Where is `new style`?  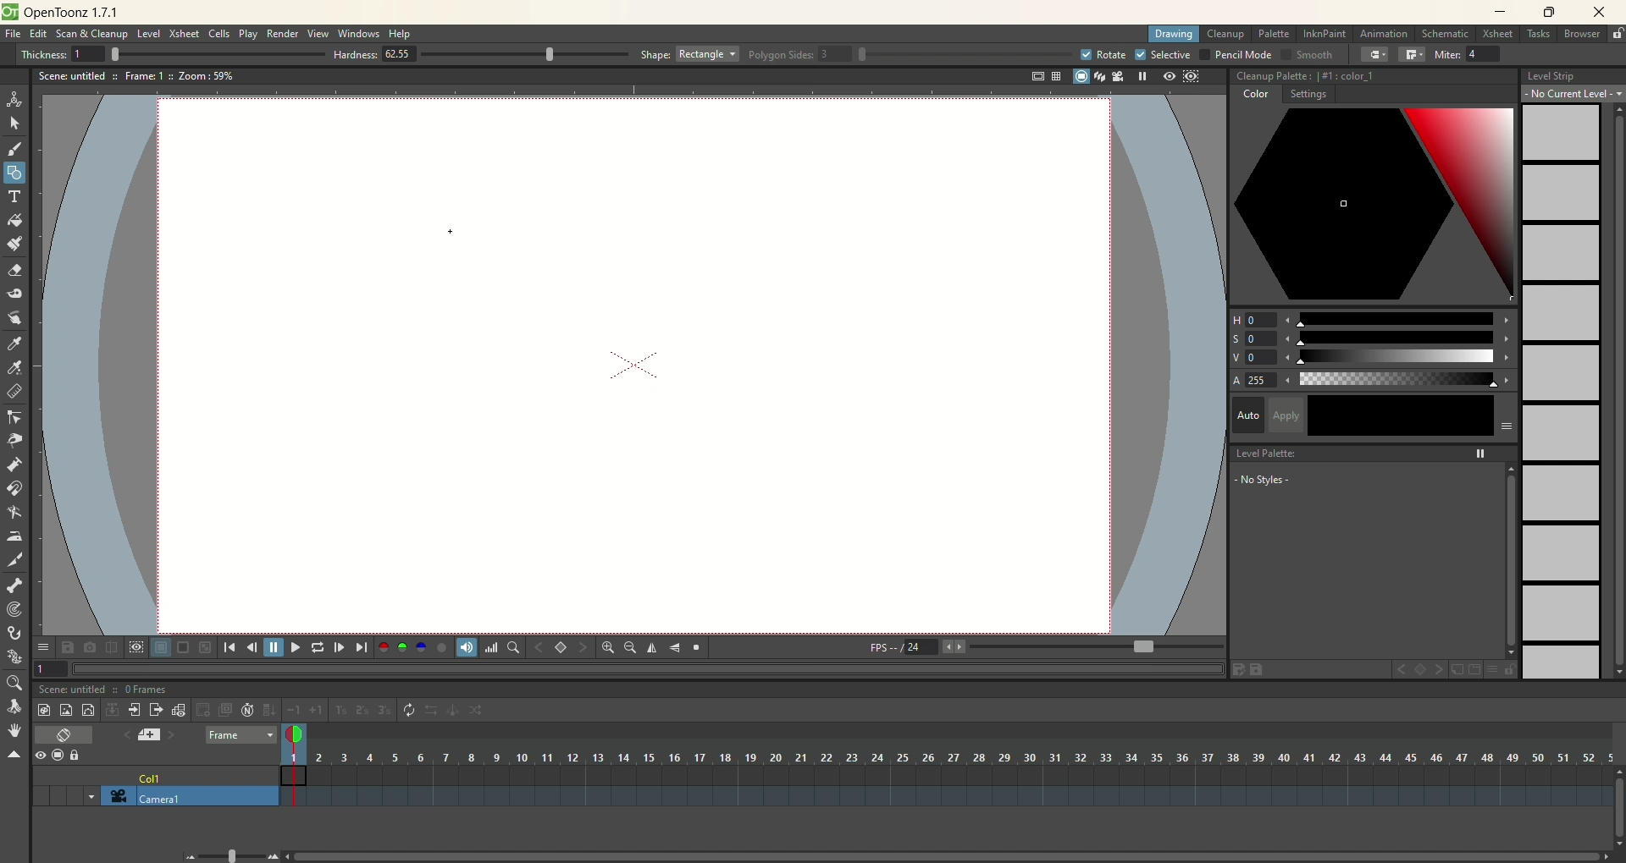 new style is located at coordinates (1457, 670).